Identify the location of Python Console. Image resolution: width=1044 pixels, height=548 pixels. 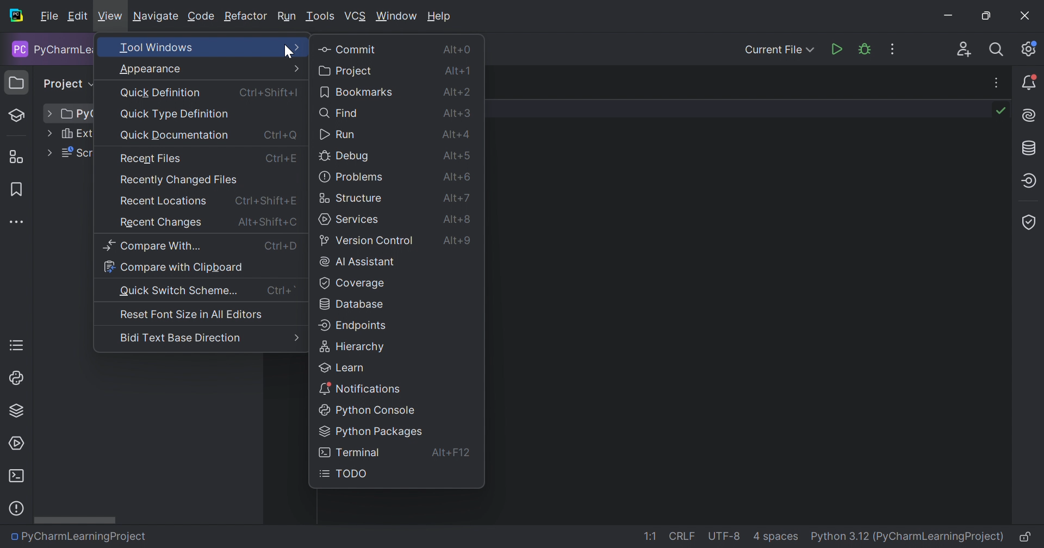
(363, 409).